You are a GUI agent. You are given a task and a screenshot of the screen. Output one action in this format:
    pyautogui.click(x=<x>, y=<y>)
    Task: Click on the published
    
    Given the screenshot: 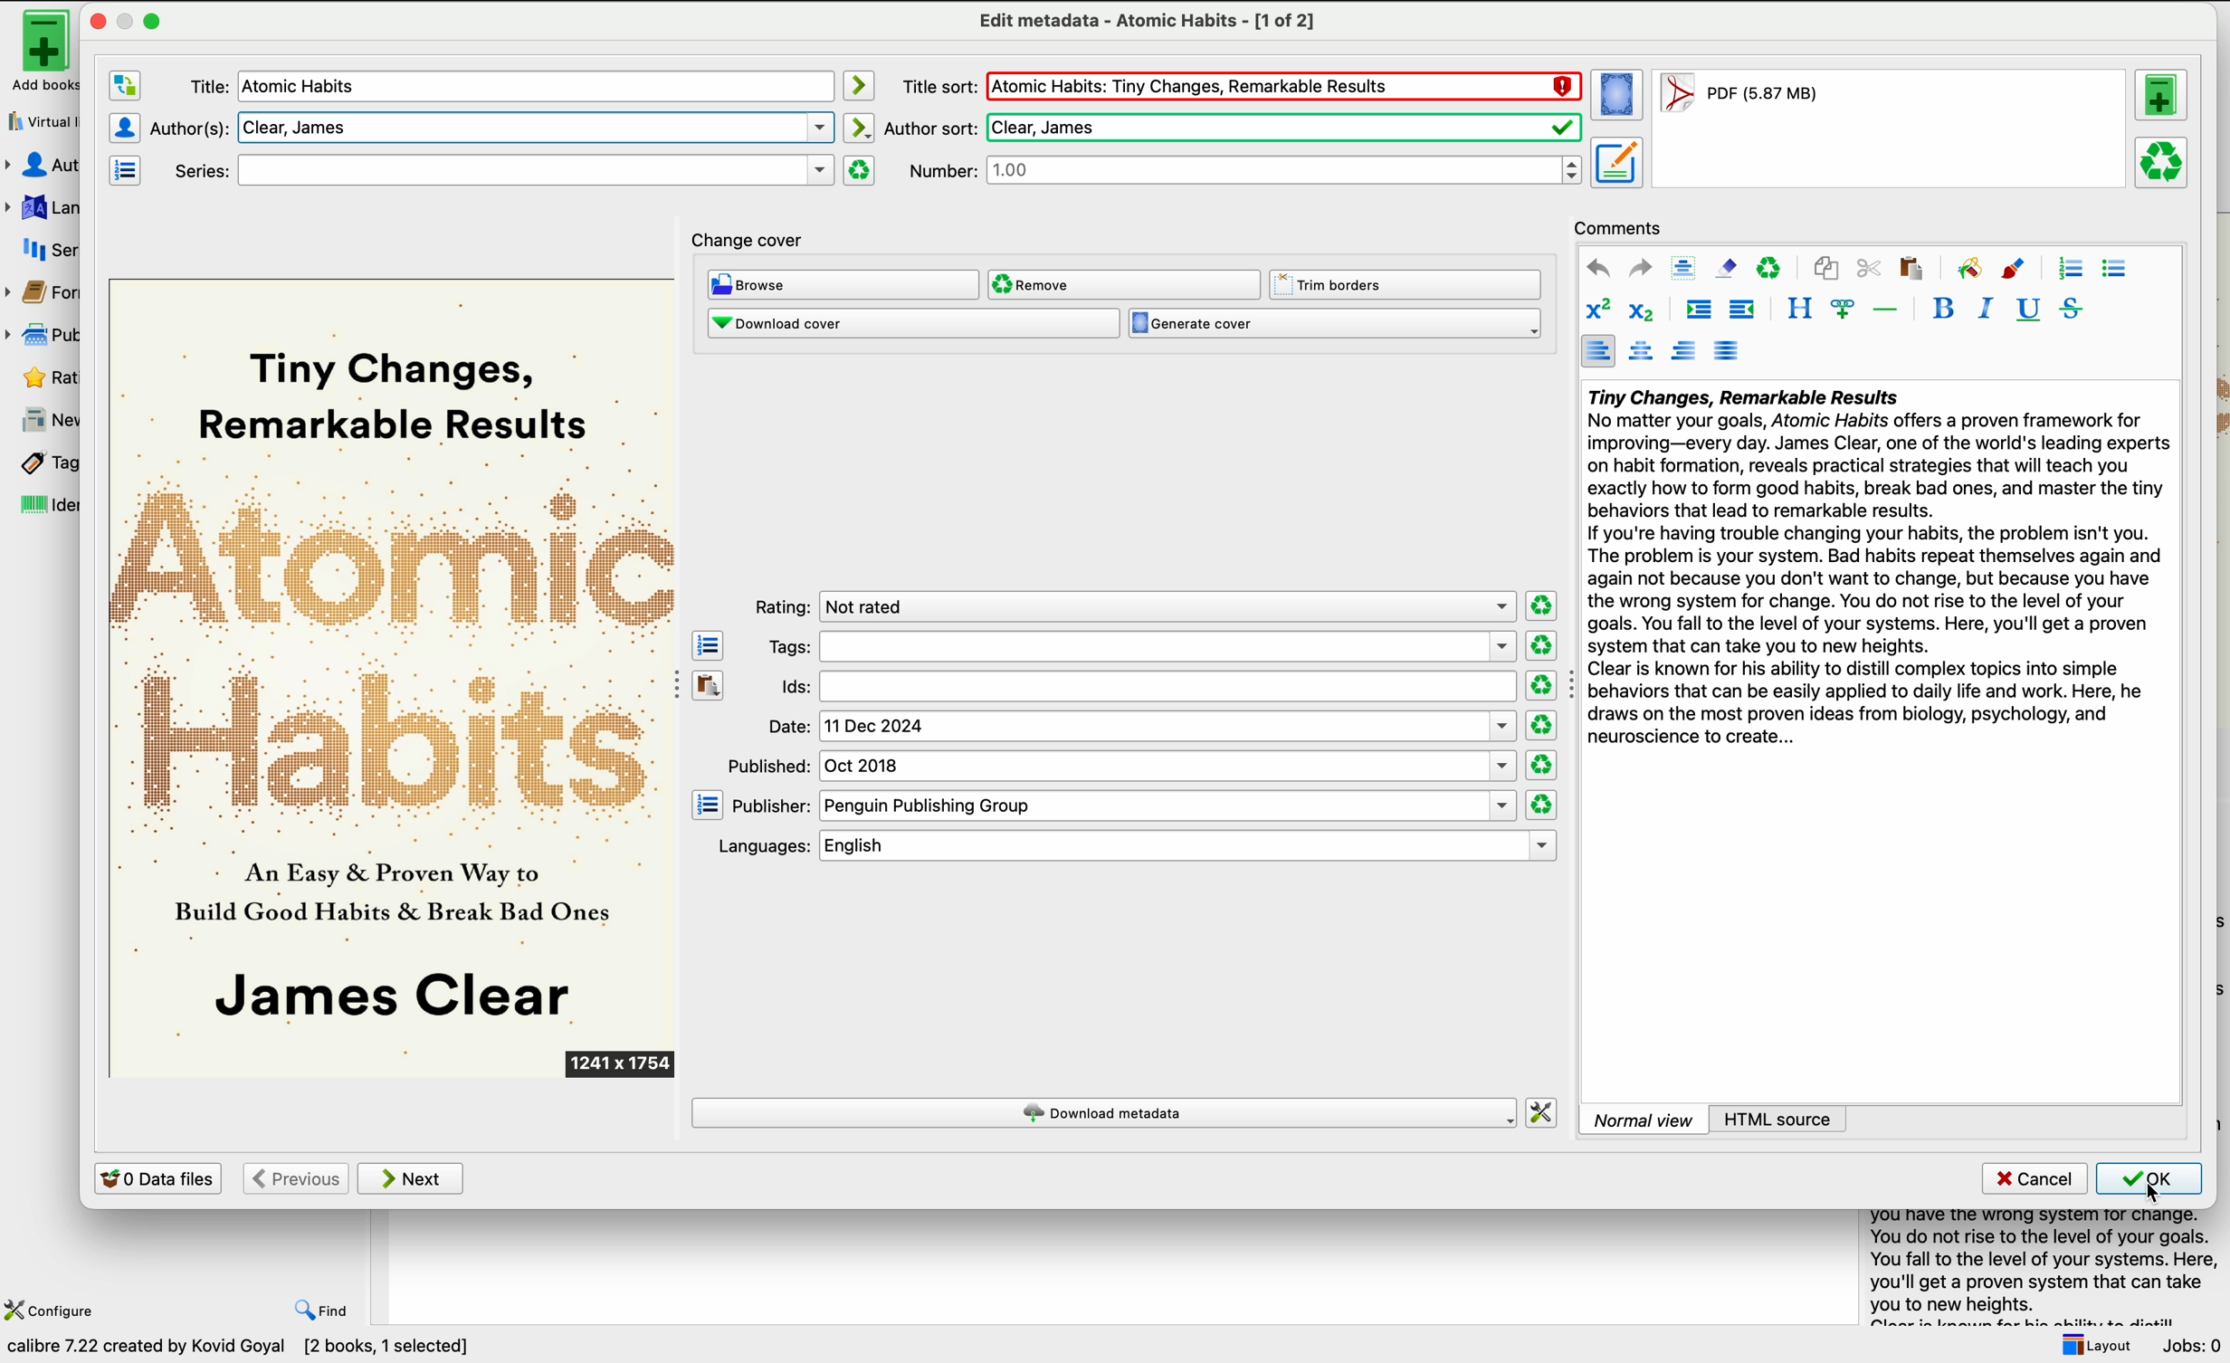 What is the action you would take?
    pyautogui.click(x=1123, y=766)
    